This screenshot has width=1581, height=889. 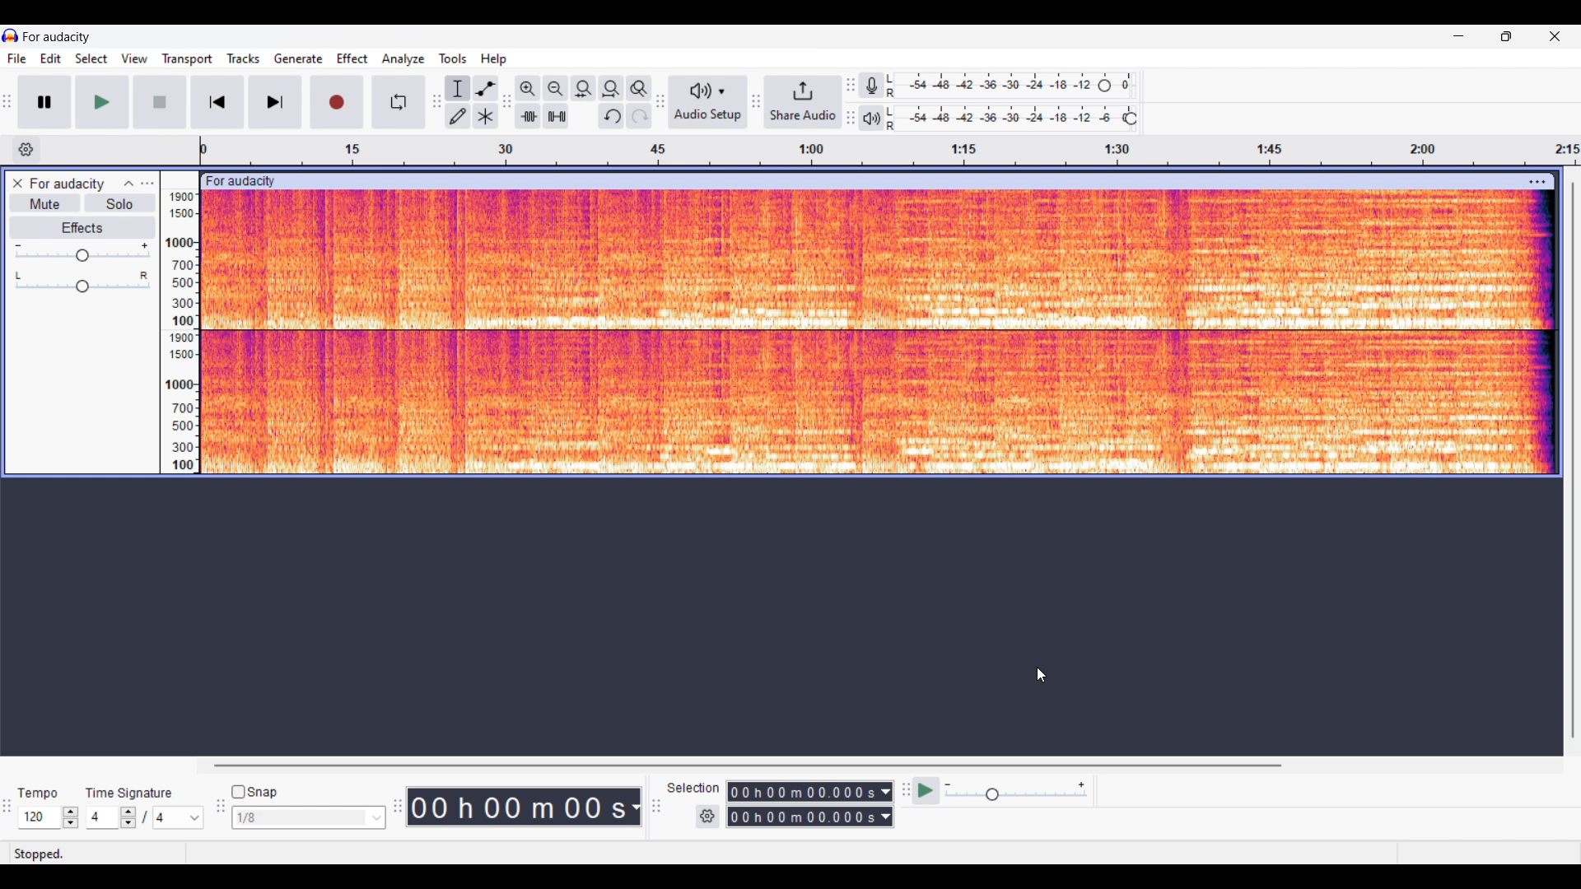 I want to click on Effect menu, so click(x=353, y=58).